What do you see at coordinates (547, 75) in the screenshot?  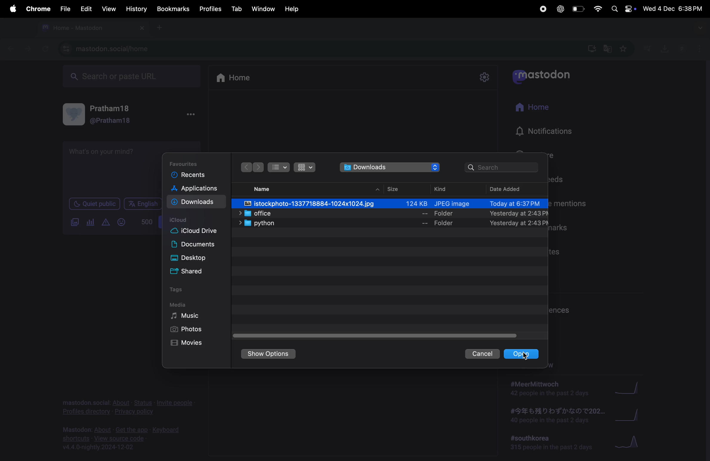 I see `mastodon ` at bounding box center [547, 75].